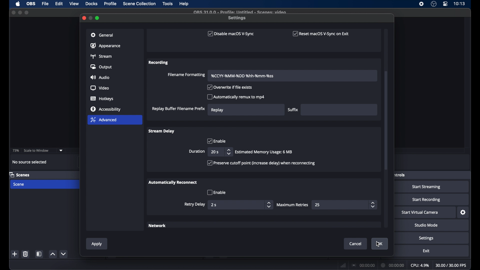 This screenshot has height=270, width=480. I want to click on ok, so click(380, 244).